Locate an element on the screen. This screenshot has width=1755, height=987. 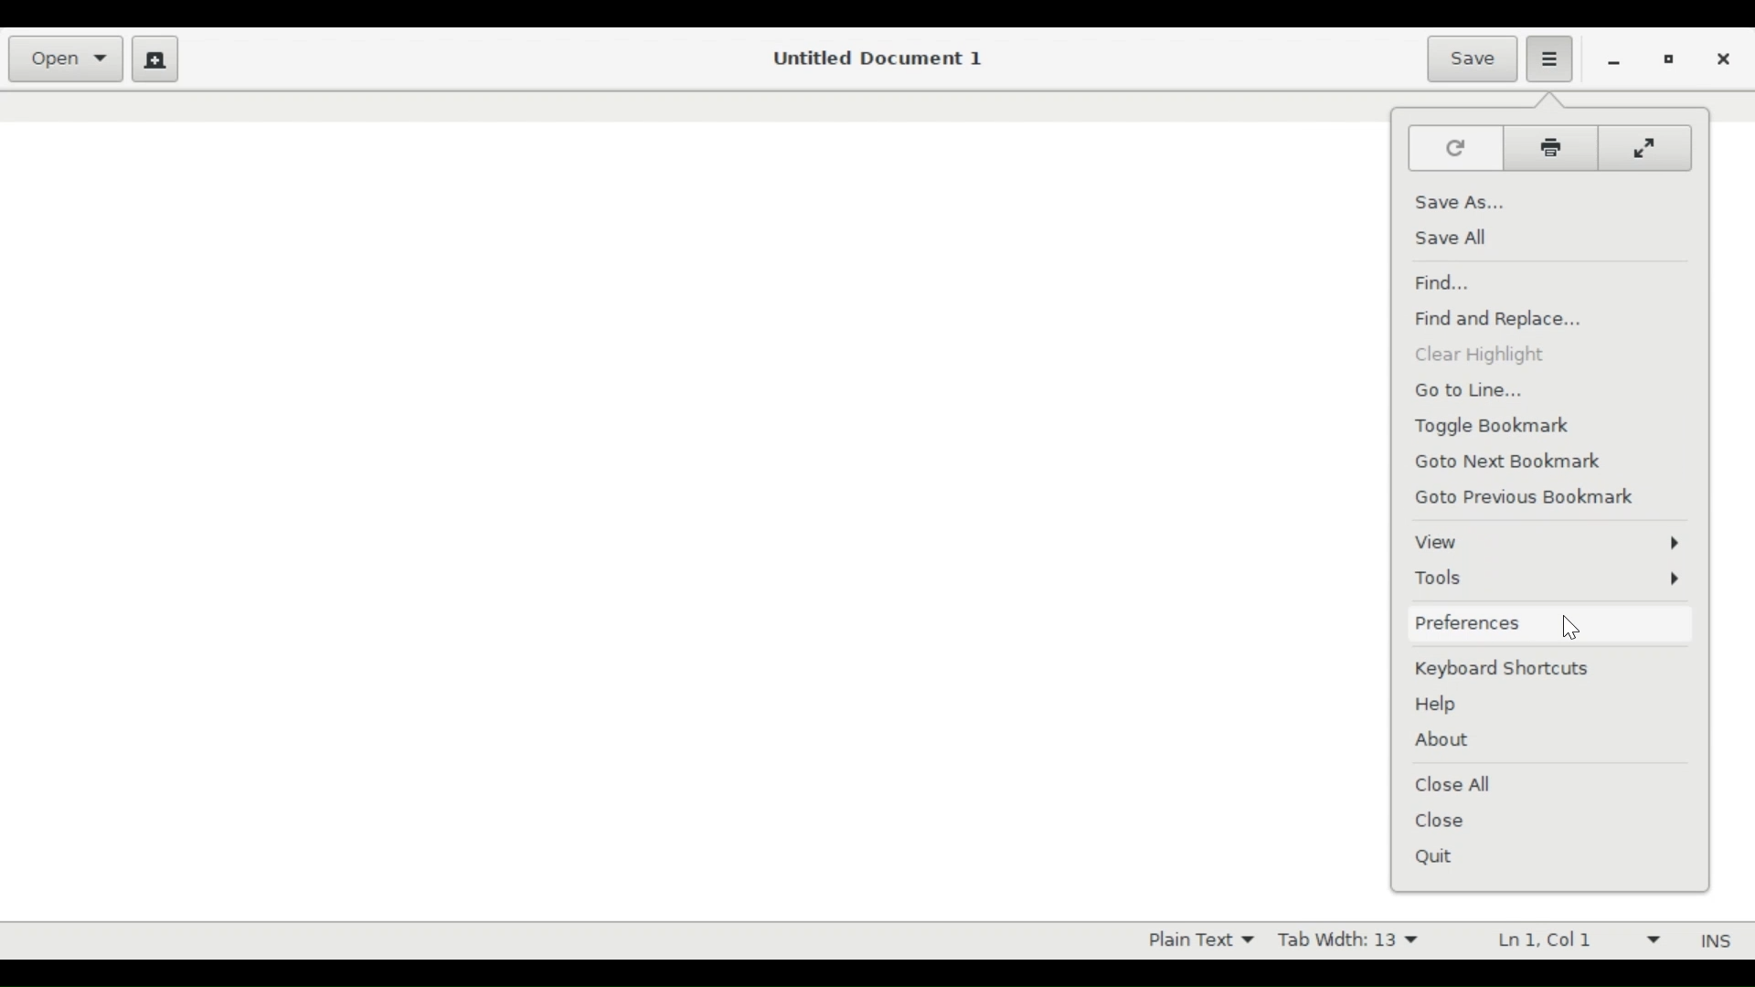
Restore is located at coordinates (1671, 60).